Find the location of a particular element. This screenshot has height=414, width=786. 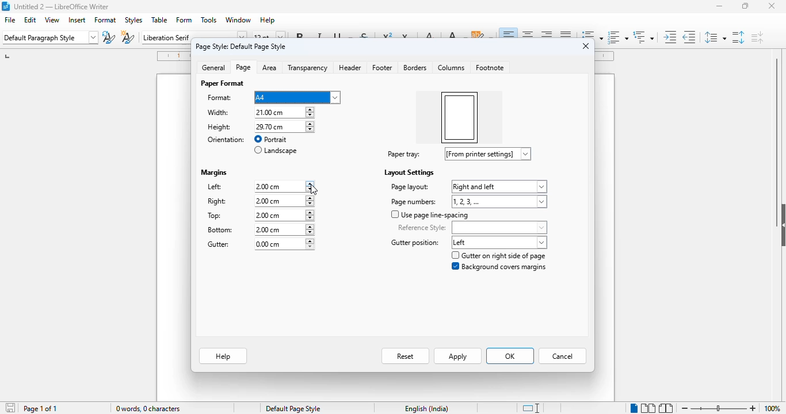

default page style is located at coordinates (293, 409).